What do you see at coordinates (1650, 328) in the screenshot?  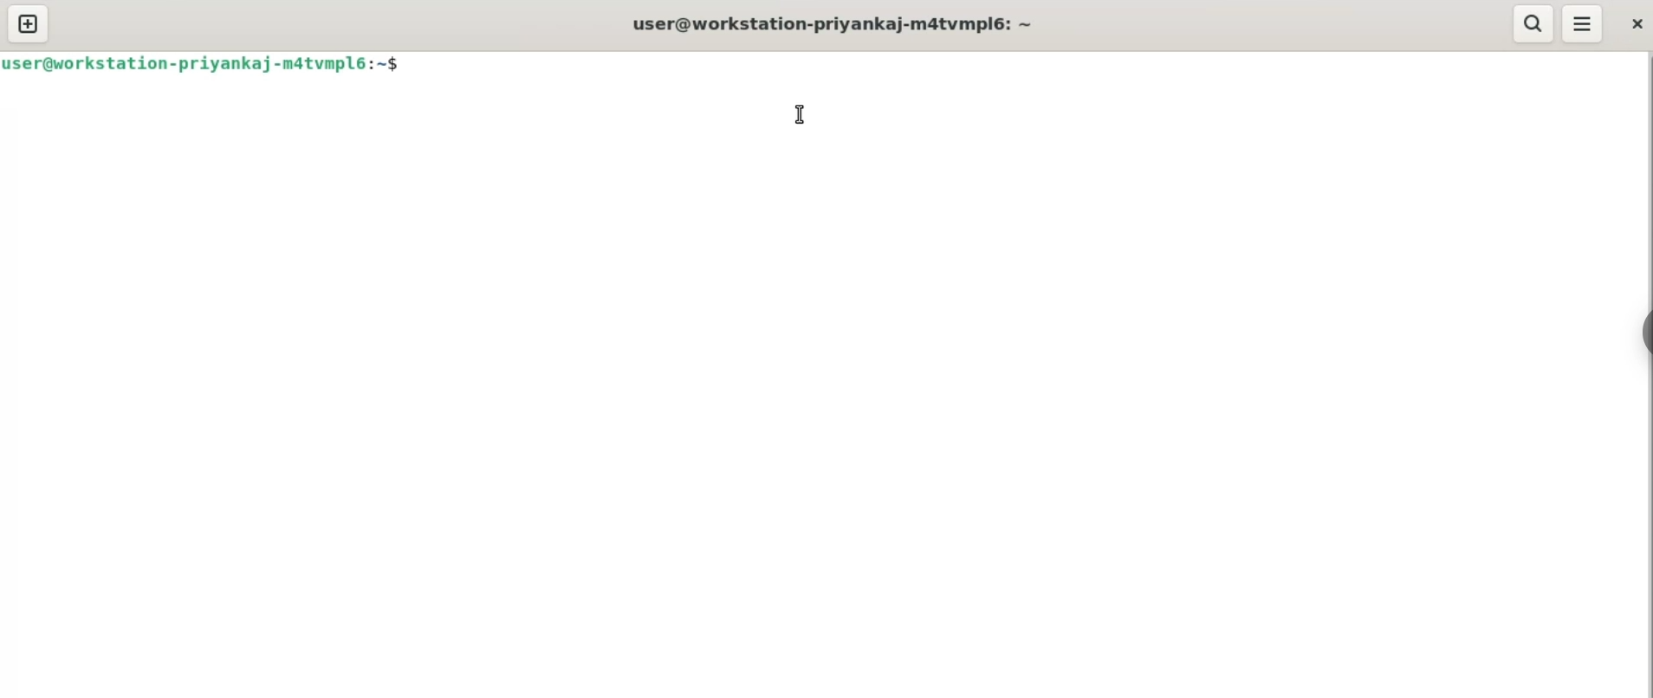 I see `sidebar` at bounding box center [1650, 328].